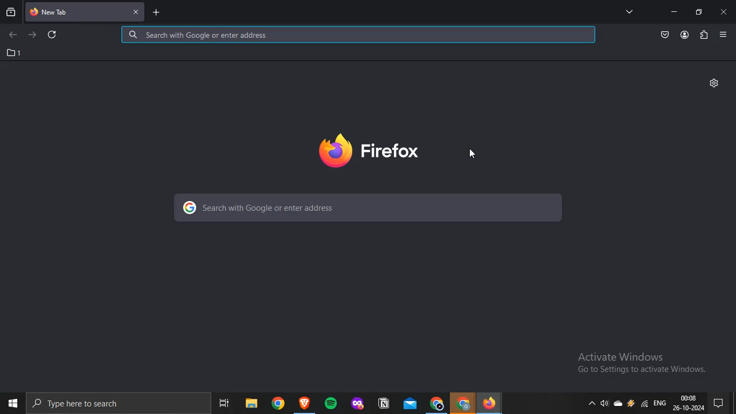  I want to click on firefox logo, so click(370, 150).